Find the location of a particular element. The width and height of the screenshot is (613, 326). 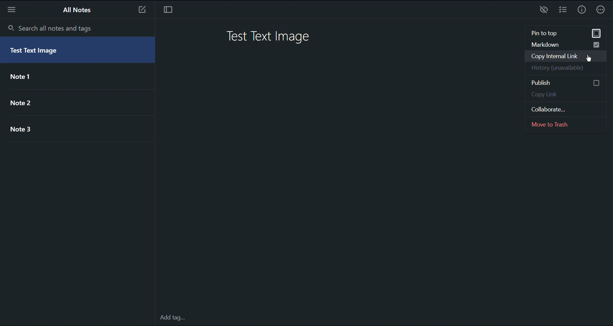

Test Text Image is located at coordinates (38, 53).